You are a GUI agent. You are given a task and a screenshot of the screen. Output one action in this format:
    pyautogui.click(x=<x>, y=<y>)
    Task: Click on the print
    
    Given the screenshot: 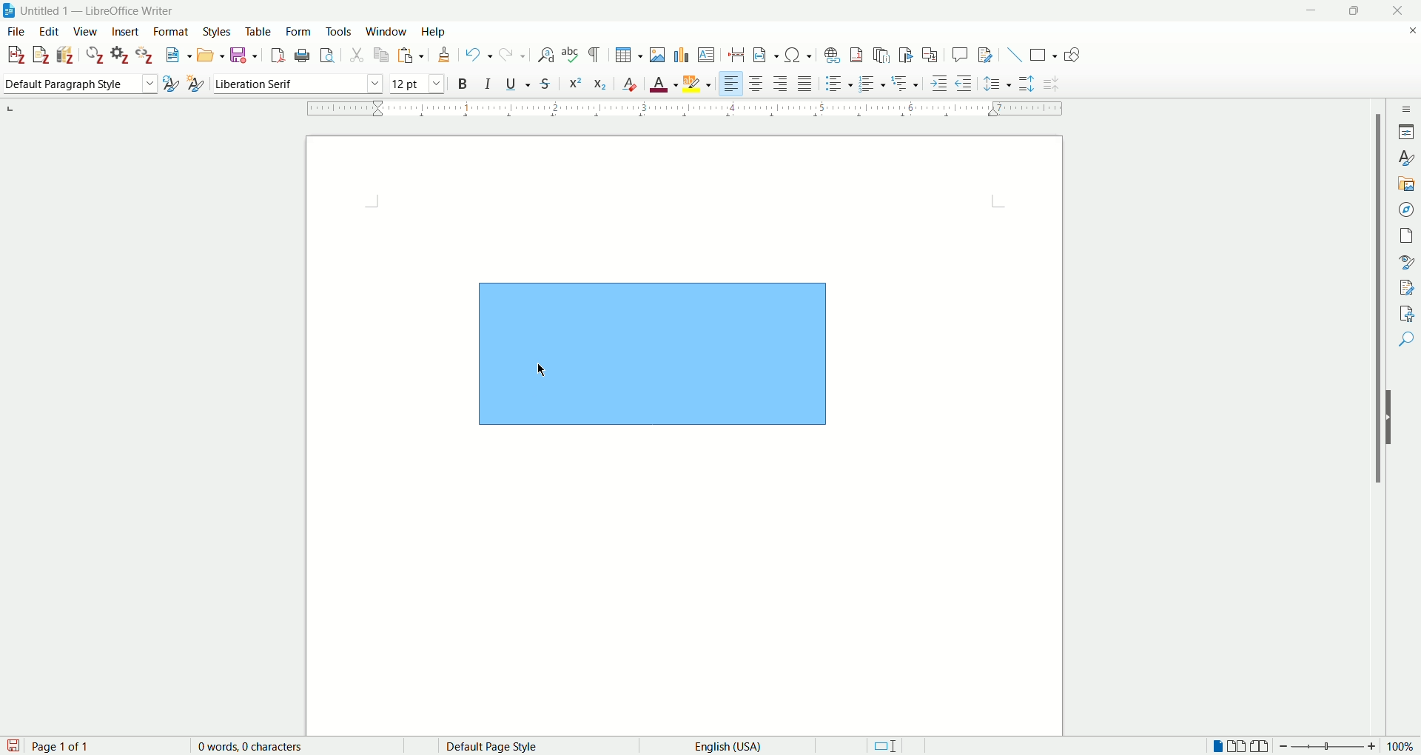 What is the action you would take?
    pyautogui.click(x=303, y=55)
    